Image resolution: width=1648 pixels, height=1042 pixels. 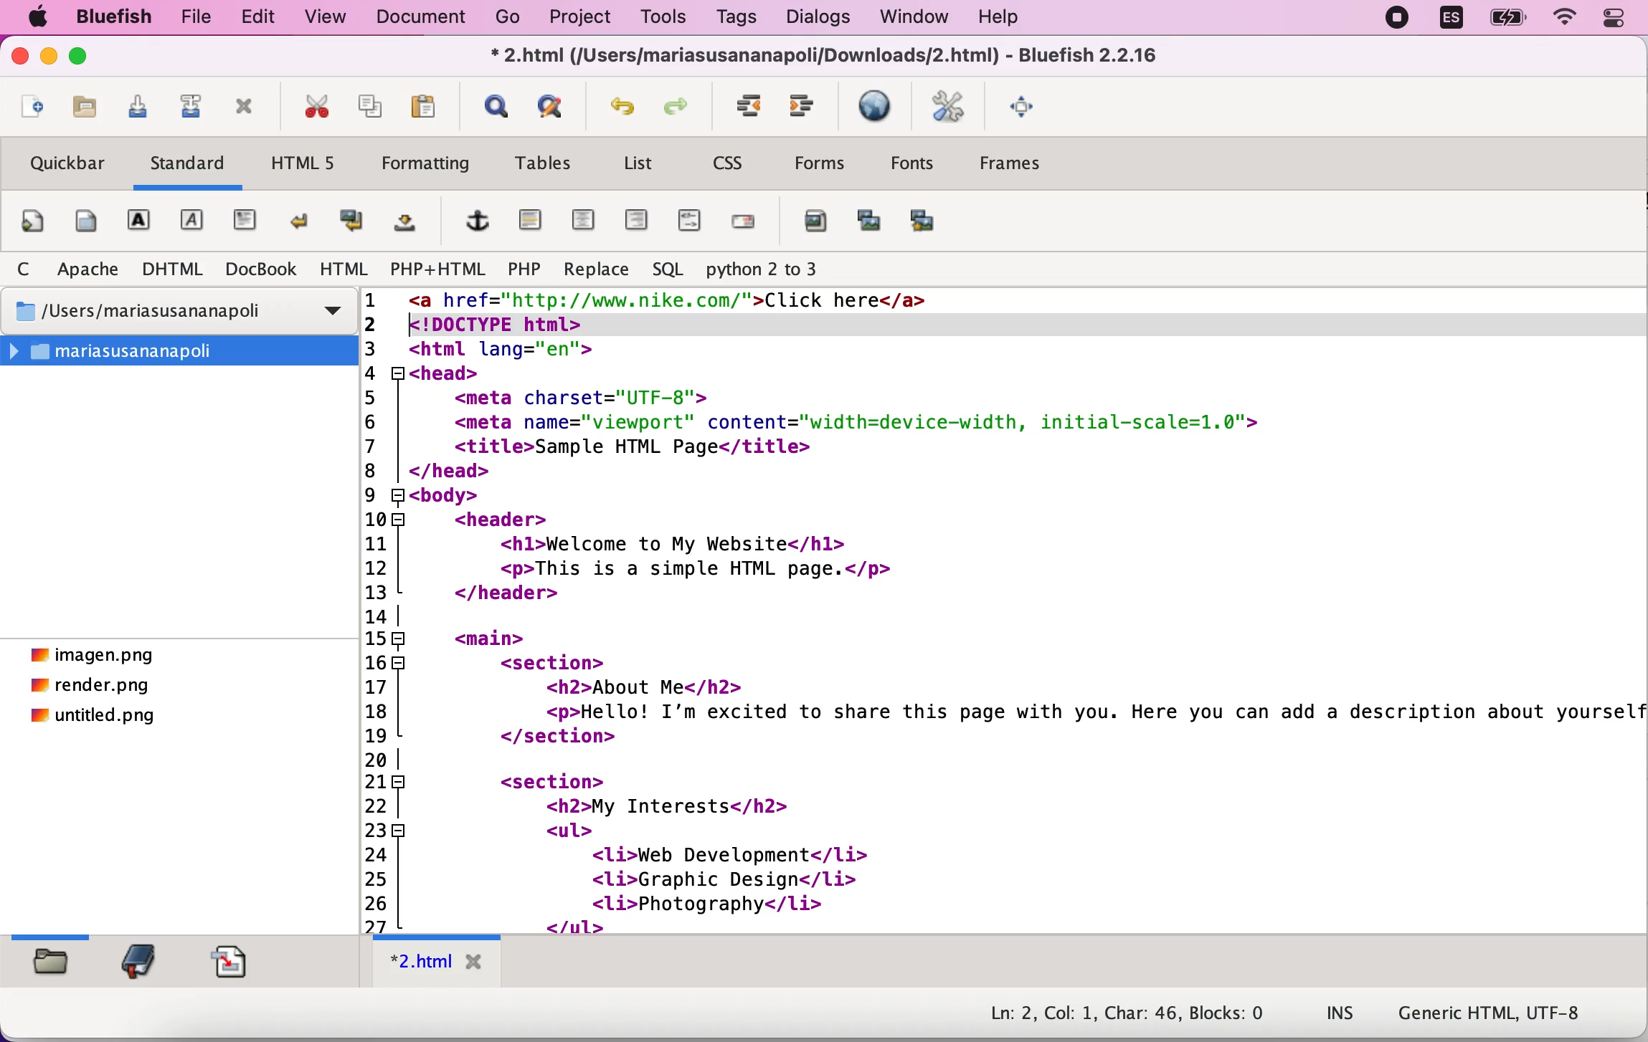 What do you see at coordinates (531, 221) in the screenshot?
I see `horizontal rule` at bounding box center [531, 221].